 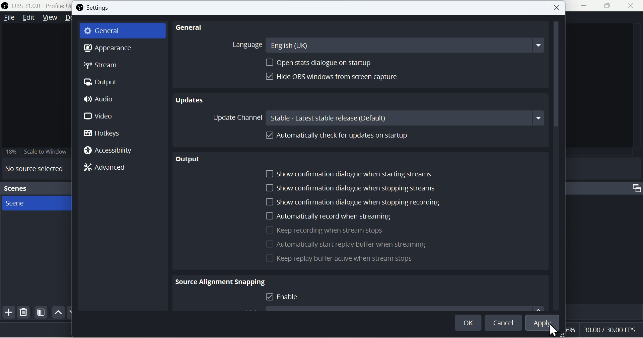 What do you see at coordinates (340, 260) in the screenshot?
I see `Keep Replay for active when is stream stops` at bounding box center [340, 260].